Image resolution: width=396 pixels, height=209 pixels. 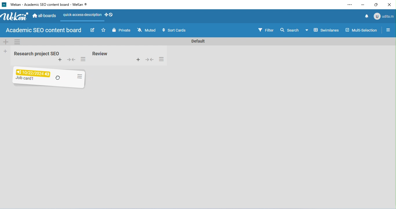 I want to click on settings and more, so click(x=349, y=5).